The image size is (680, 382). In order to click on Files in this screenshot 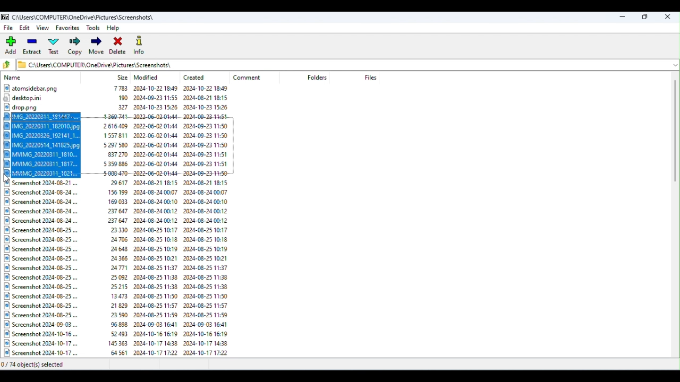, I will do `click(370, 77)`.